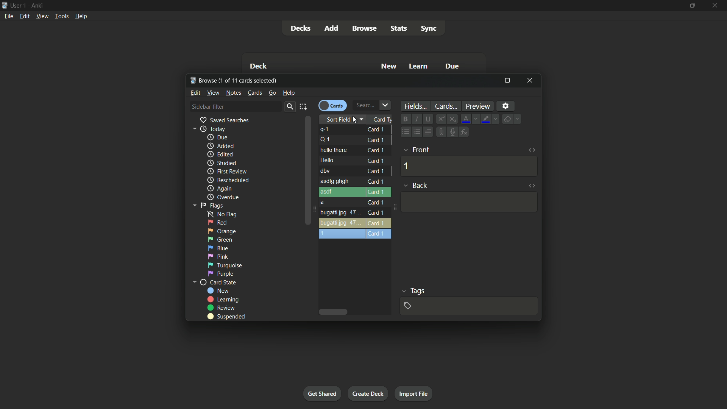 This screenshot has width=727, height=409. I want to click on blue, so click(218, 248).